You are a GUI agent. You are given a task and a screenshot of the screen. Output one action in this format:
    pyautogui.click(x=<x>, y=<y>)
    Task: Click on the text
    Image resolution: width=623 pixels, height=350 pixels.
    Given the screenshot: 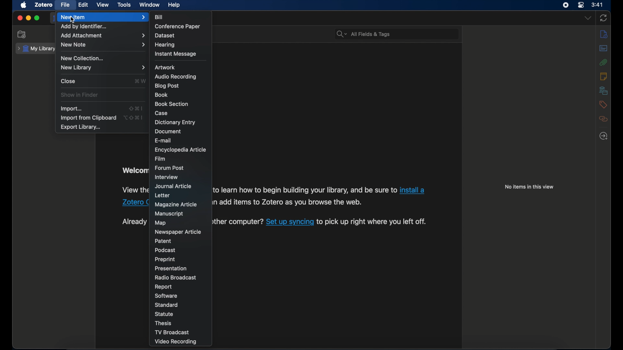 What is the action you would take?
    pyautogui.click(x=372, y=222)
    